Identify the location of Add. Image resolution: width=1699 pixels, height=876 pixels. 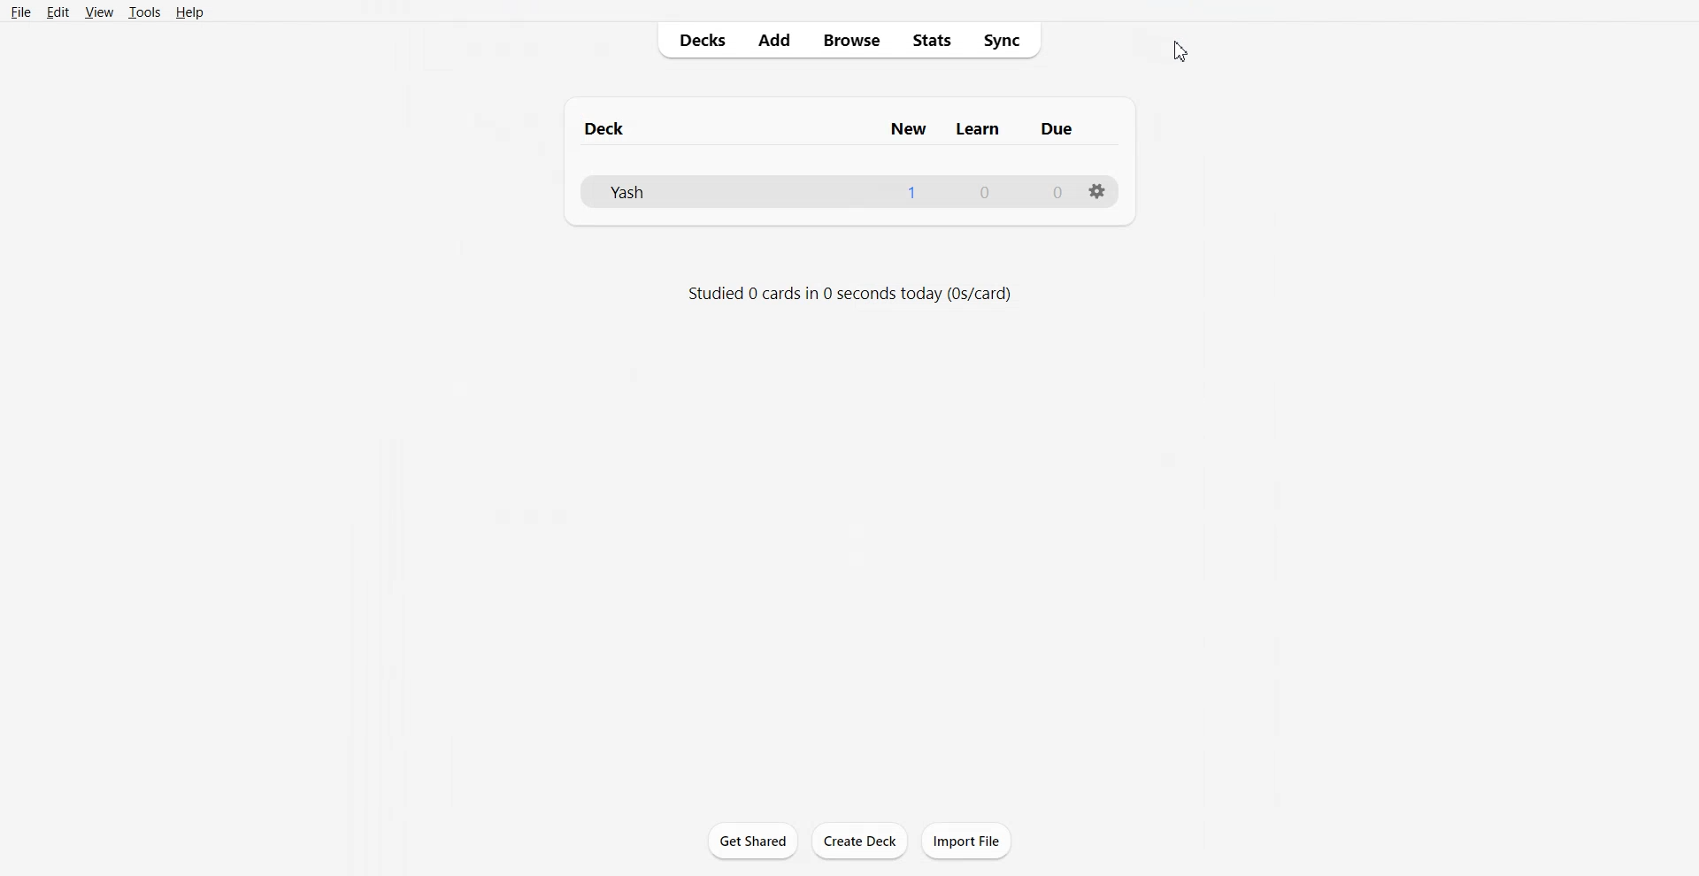
(773, 41).